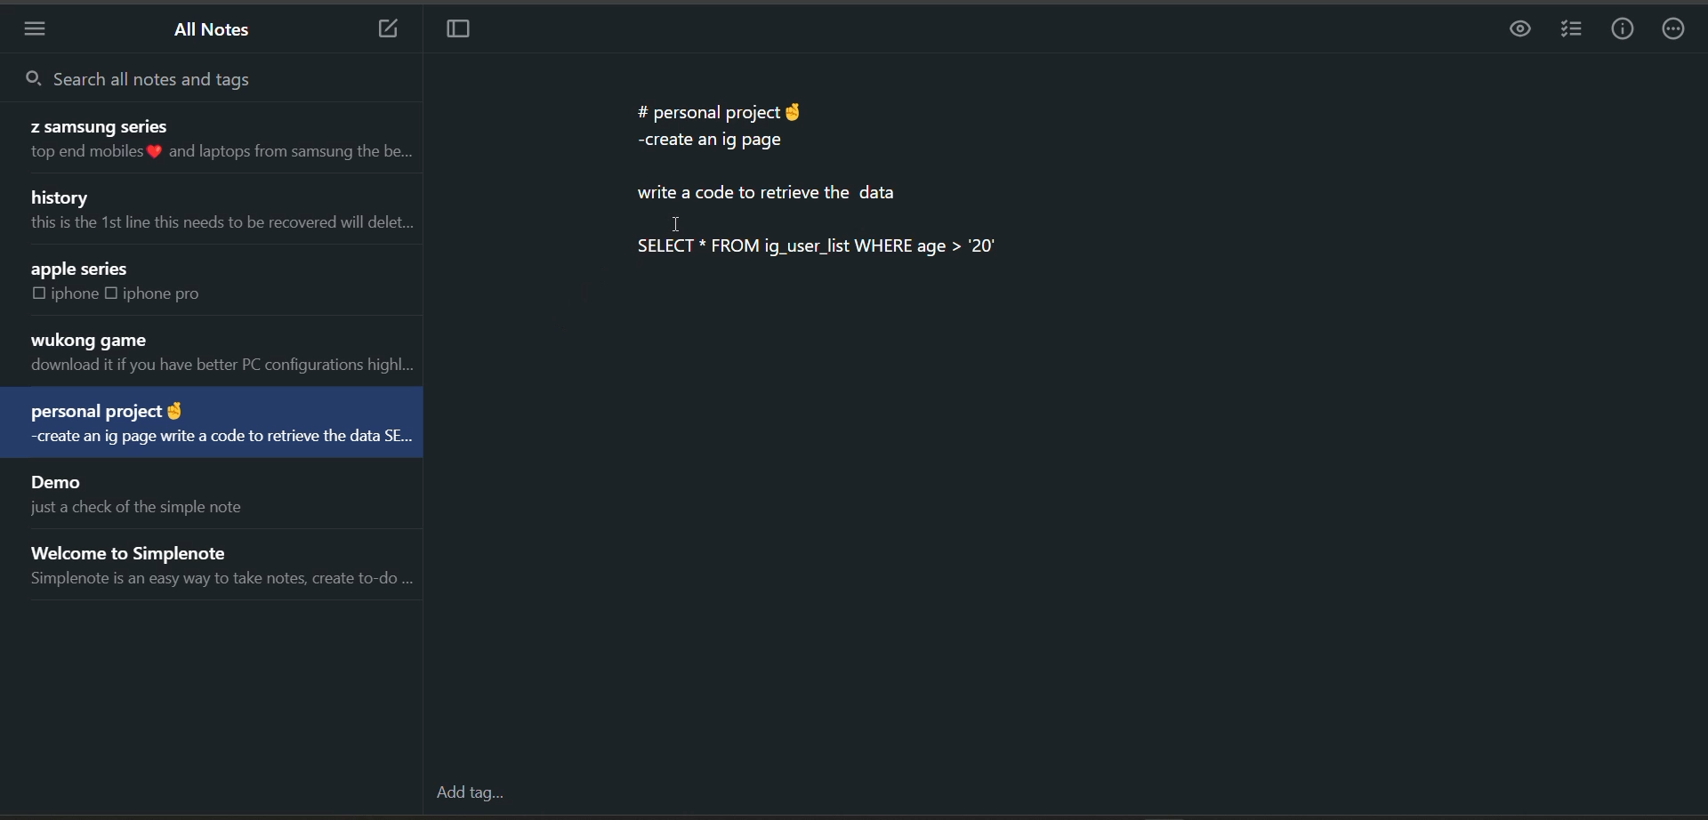 This screenshot has height=820, width=1708. I want to click on add new note, so click(379, 30).